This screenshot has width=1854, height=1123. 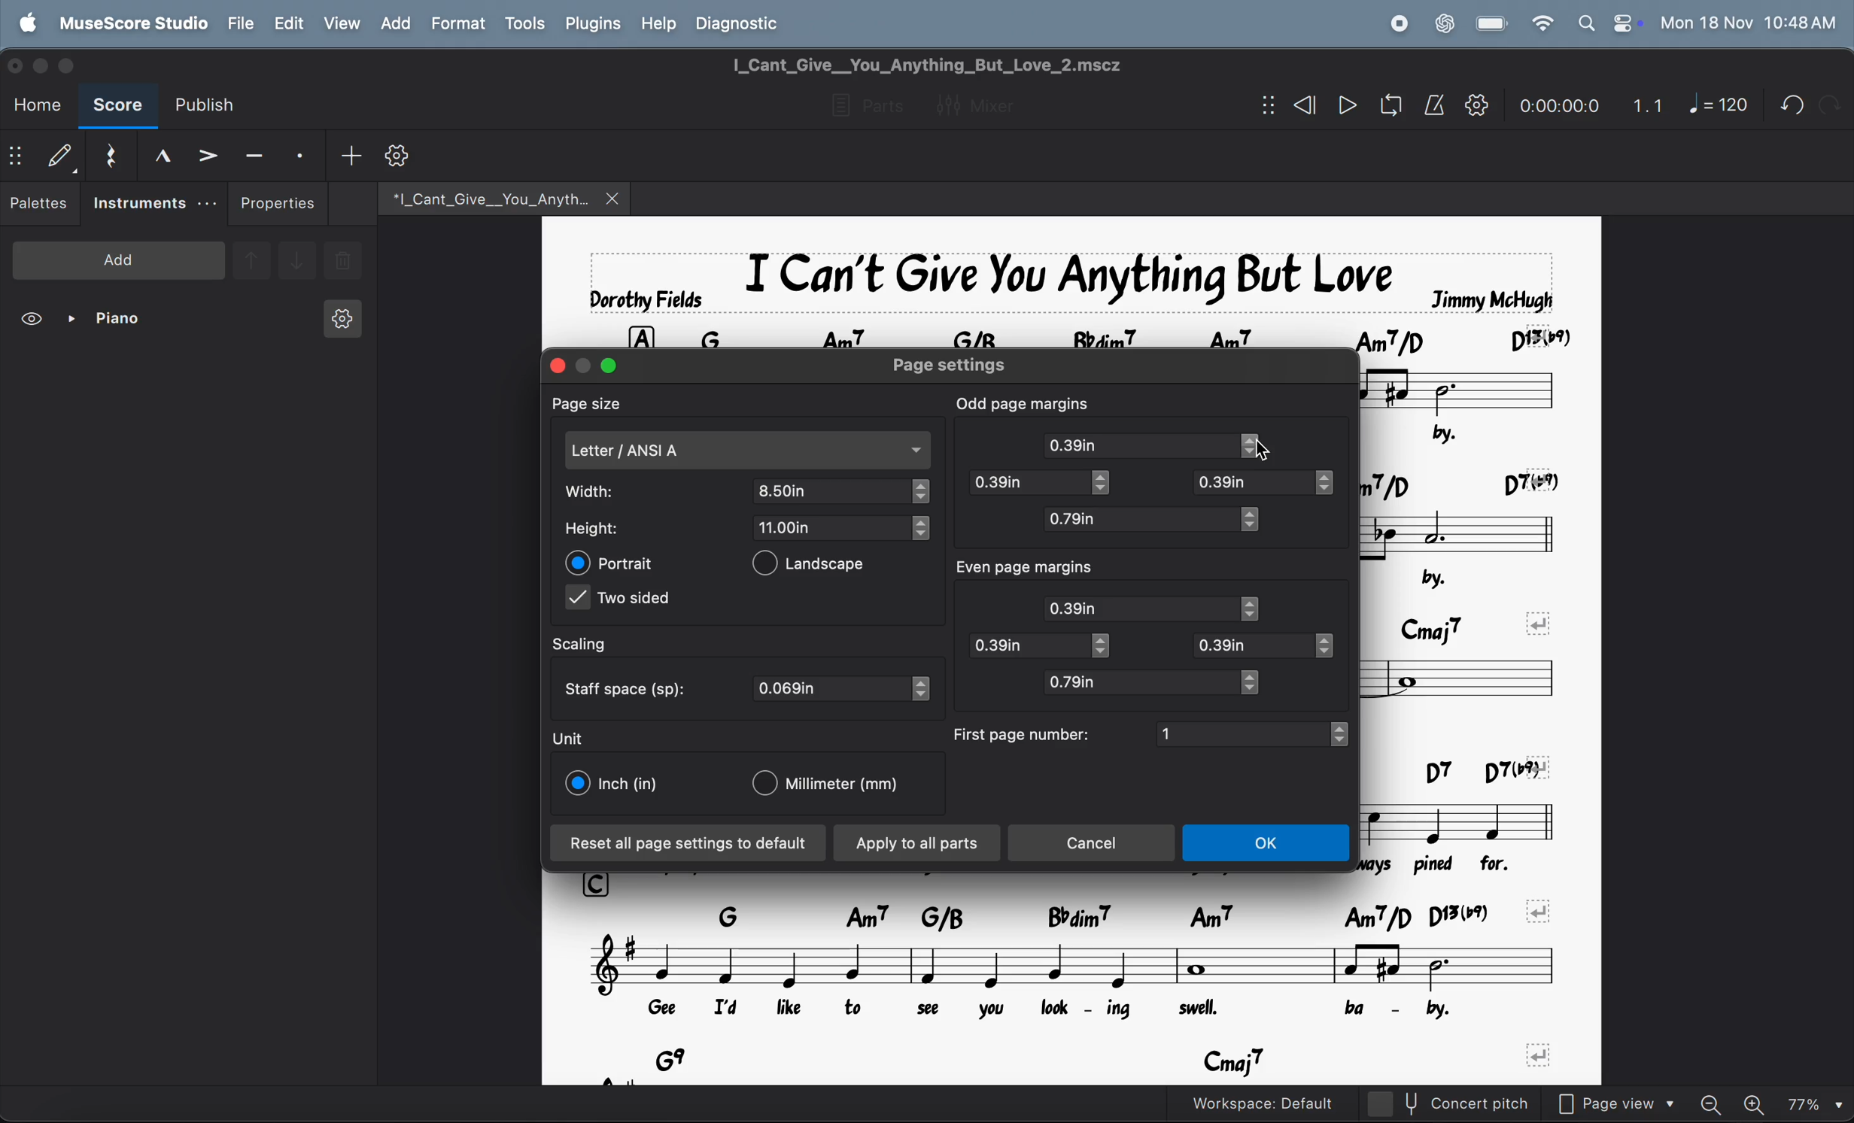 What do you see at coordinates (1458, 770) in the screenshot?
I see `chord symbols` at bounding box center [1458, 770].